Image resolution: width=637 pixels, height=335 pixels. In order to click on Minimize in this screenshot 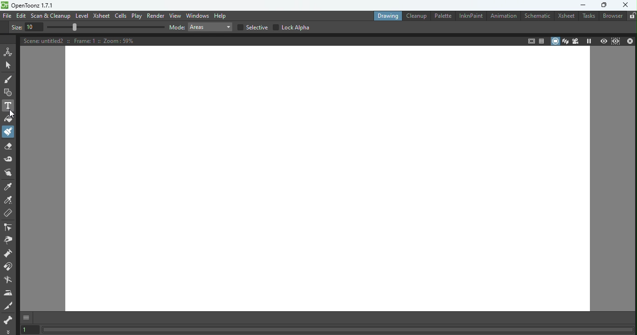, I will do `click(583, 5)`.